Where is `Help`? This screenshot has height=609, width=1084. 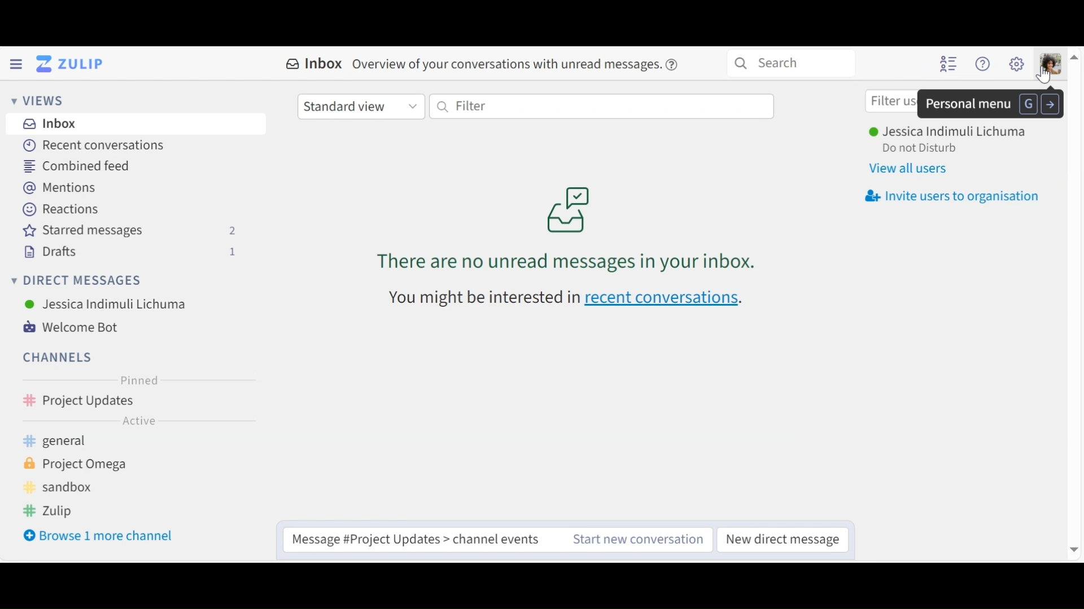 Help is located at coordinates (674, 63).